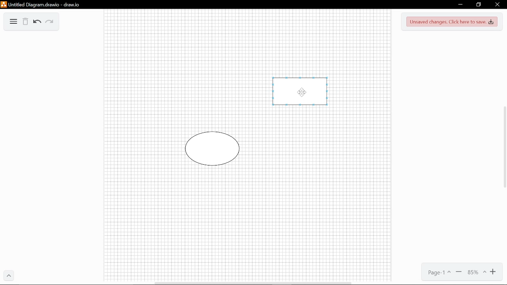 The width and height of the screenshot is (507, 285). What do you see at coordinates (494, 273) in the screenshot?
I see `Zoom in` at bounding box center [494, 273].